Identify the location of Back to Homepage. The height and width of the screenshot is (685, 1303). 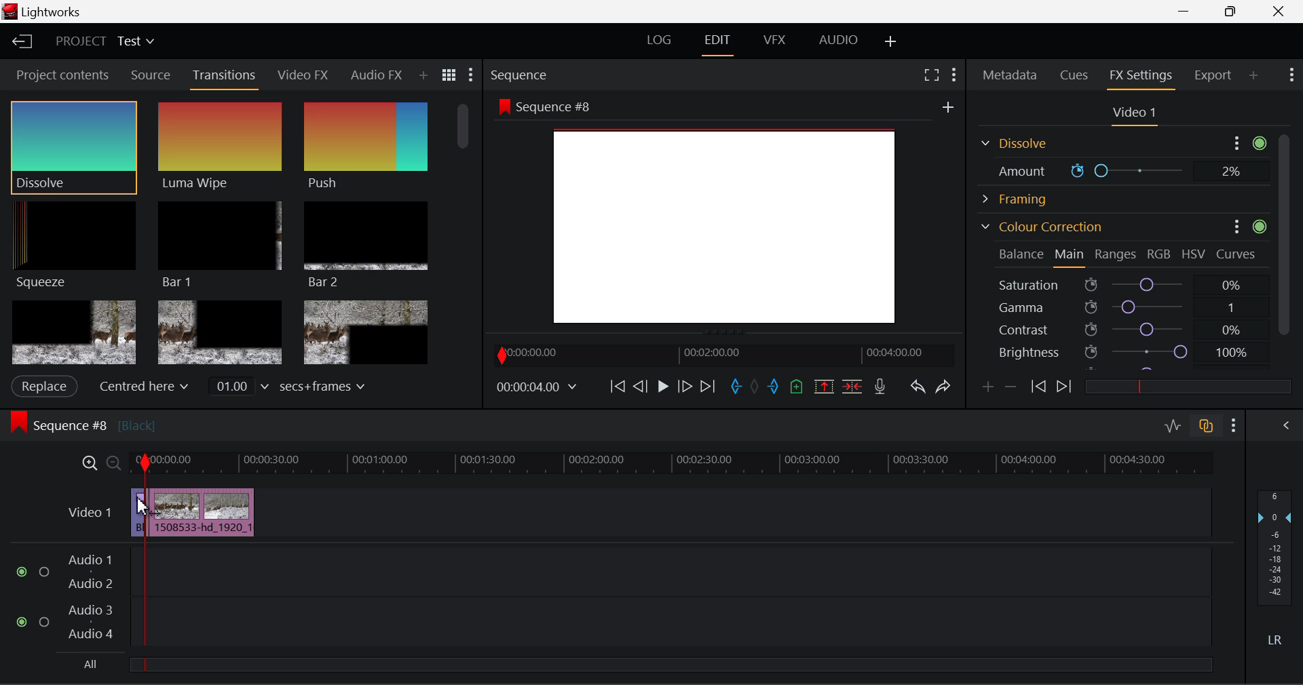
(18, 42).